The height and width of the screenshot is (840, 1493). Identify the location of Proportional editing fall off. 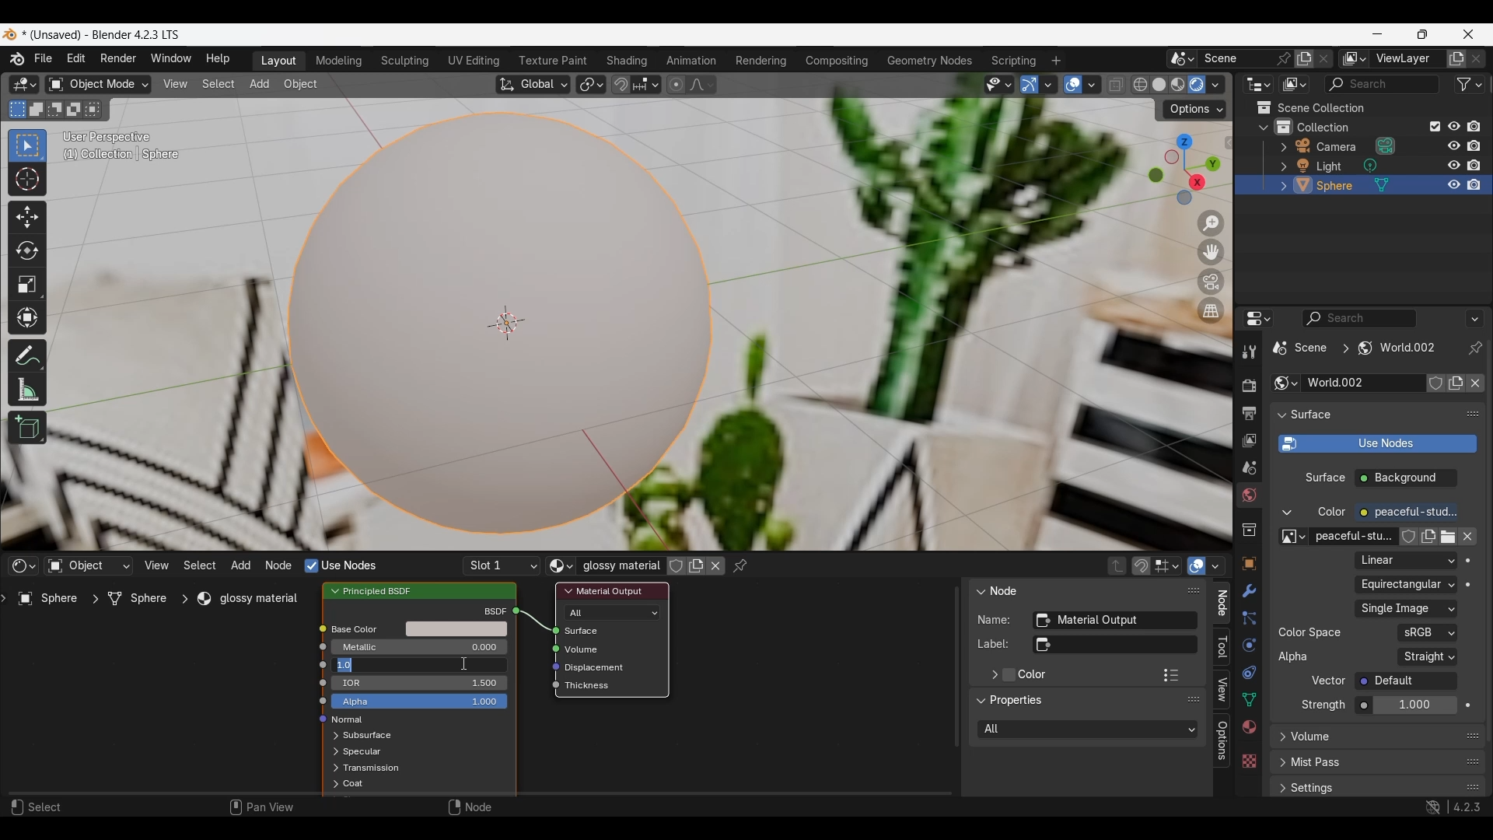
(701, 85).